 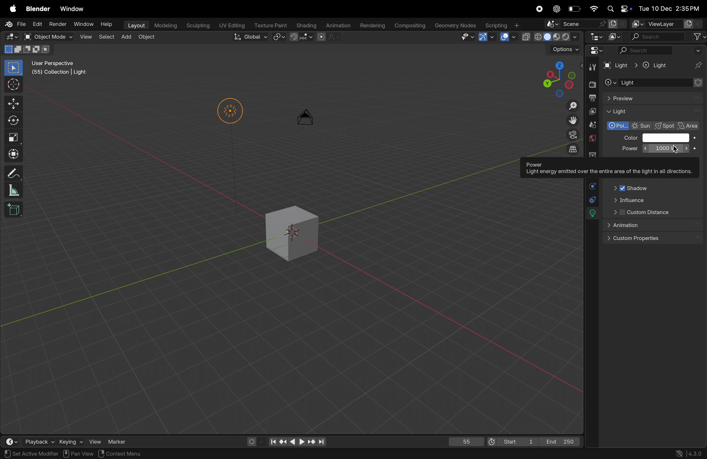 What do you see at coordinates (302, 37) in the screenshot?
I see `snapping` at bounding box center [302, 37].